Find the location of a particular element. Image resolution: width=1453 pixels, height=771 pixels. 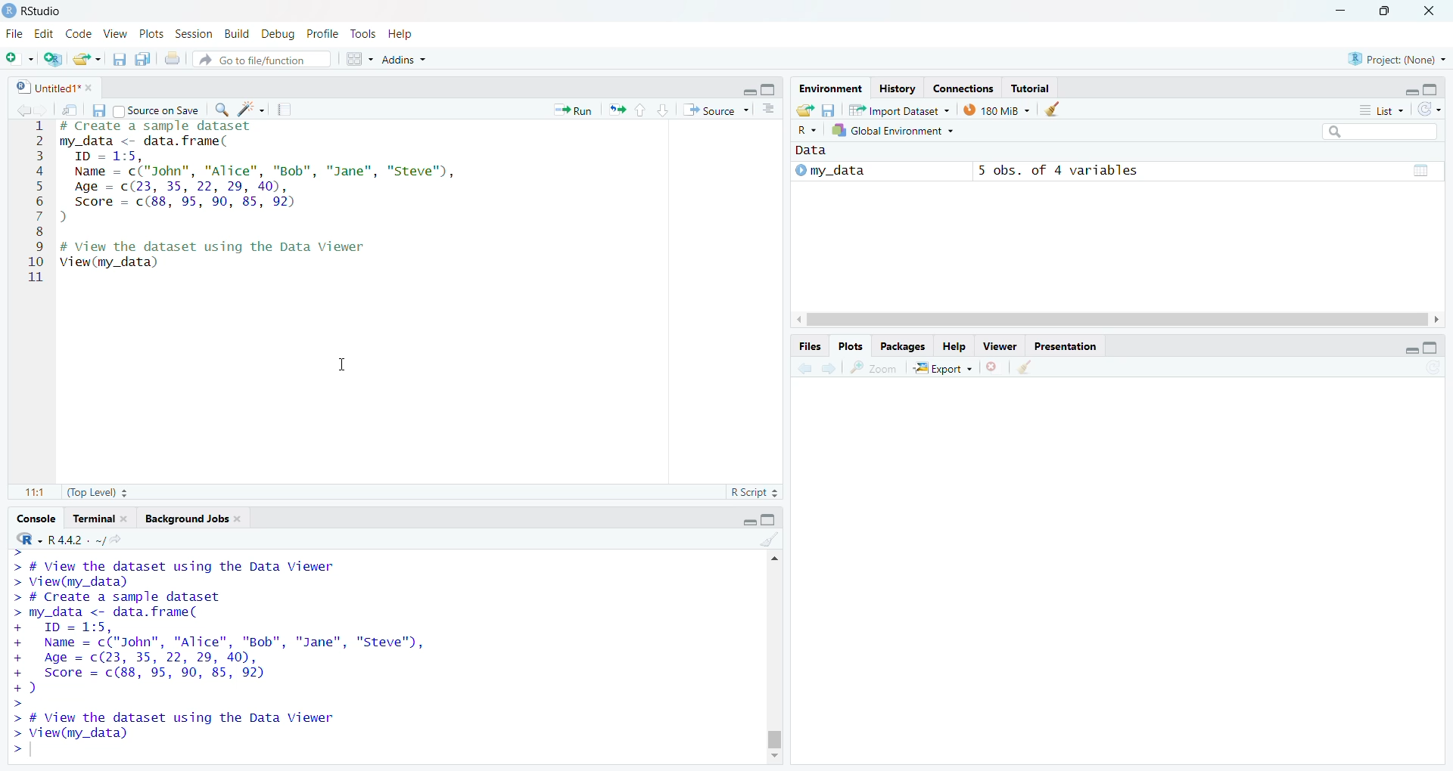

Print the current file is located at coordinates (169, 59).